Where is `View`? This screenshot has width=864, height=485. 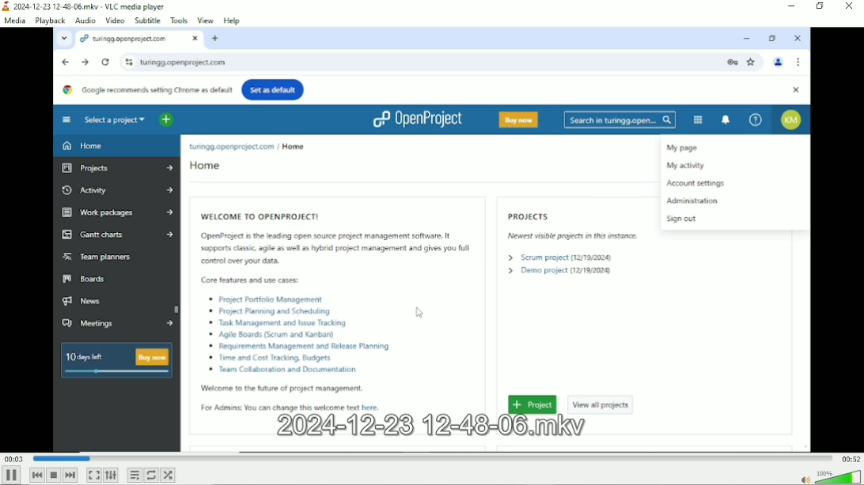 View is located at coordinates (205, 19).